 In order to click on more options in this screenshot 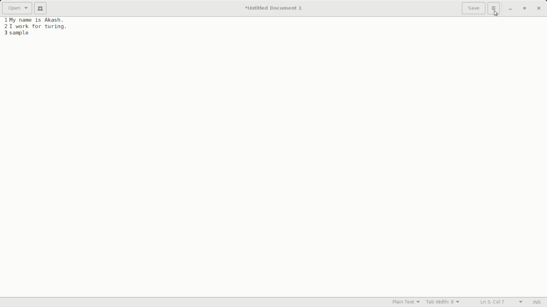, I will do `click(494, 8)`.